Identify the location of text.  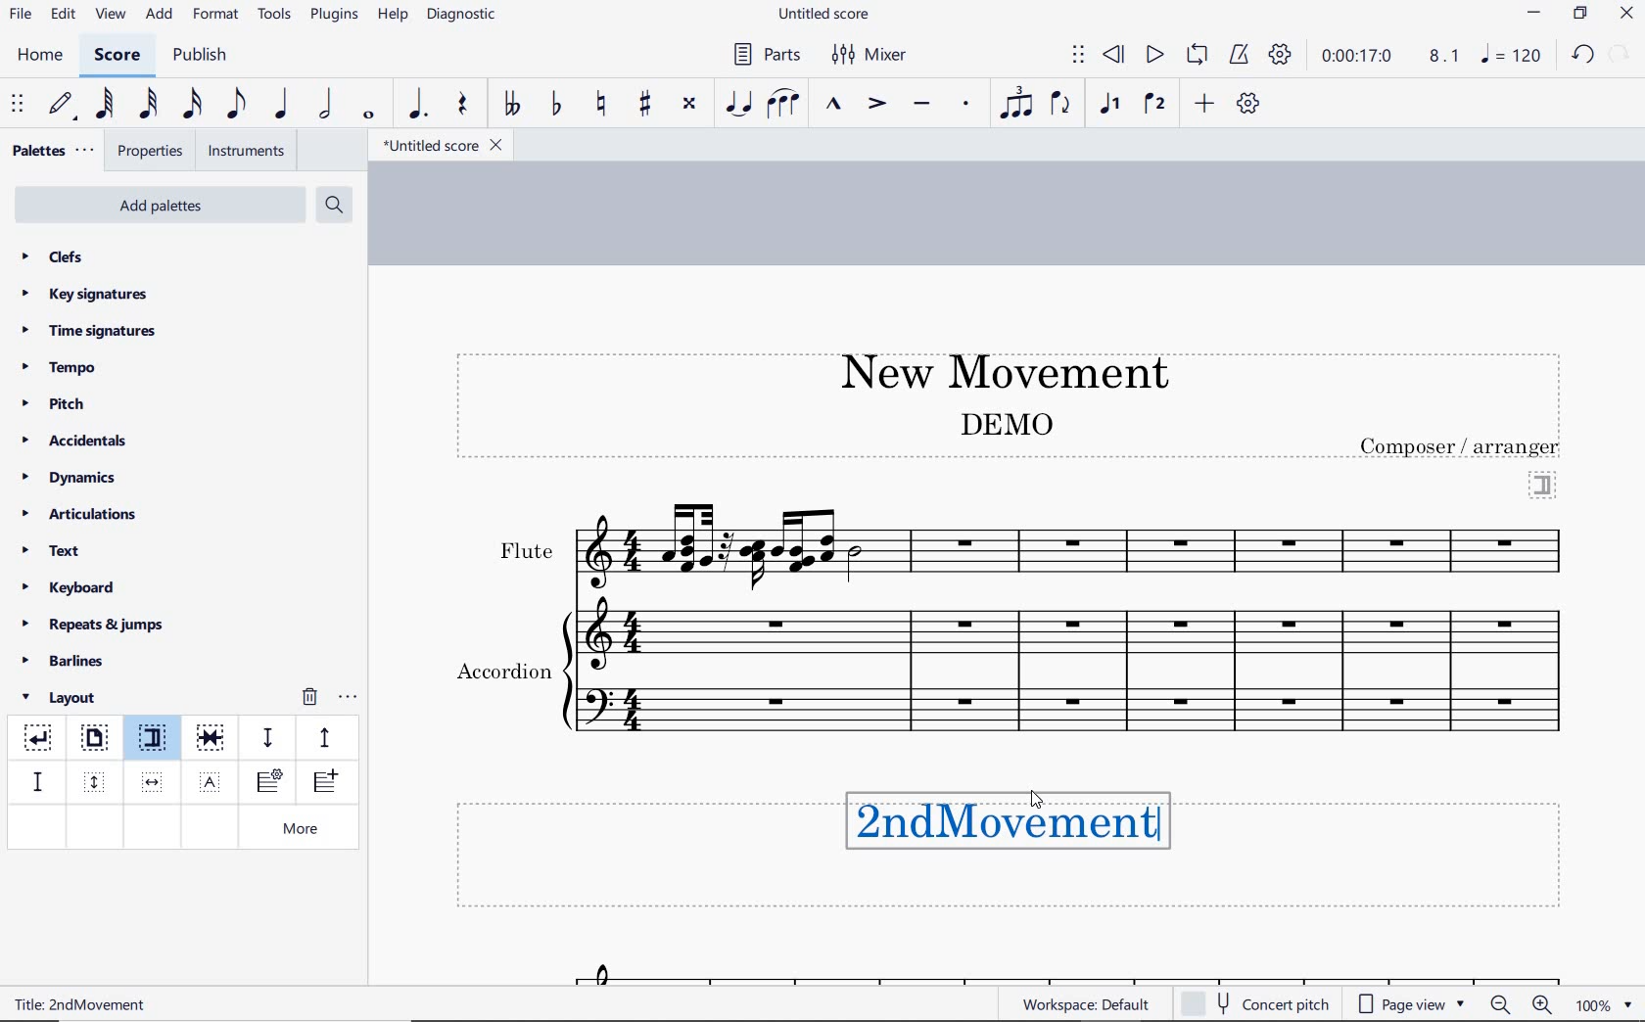
(53, 553).